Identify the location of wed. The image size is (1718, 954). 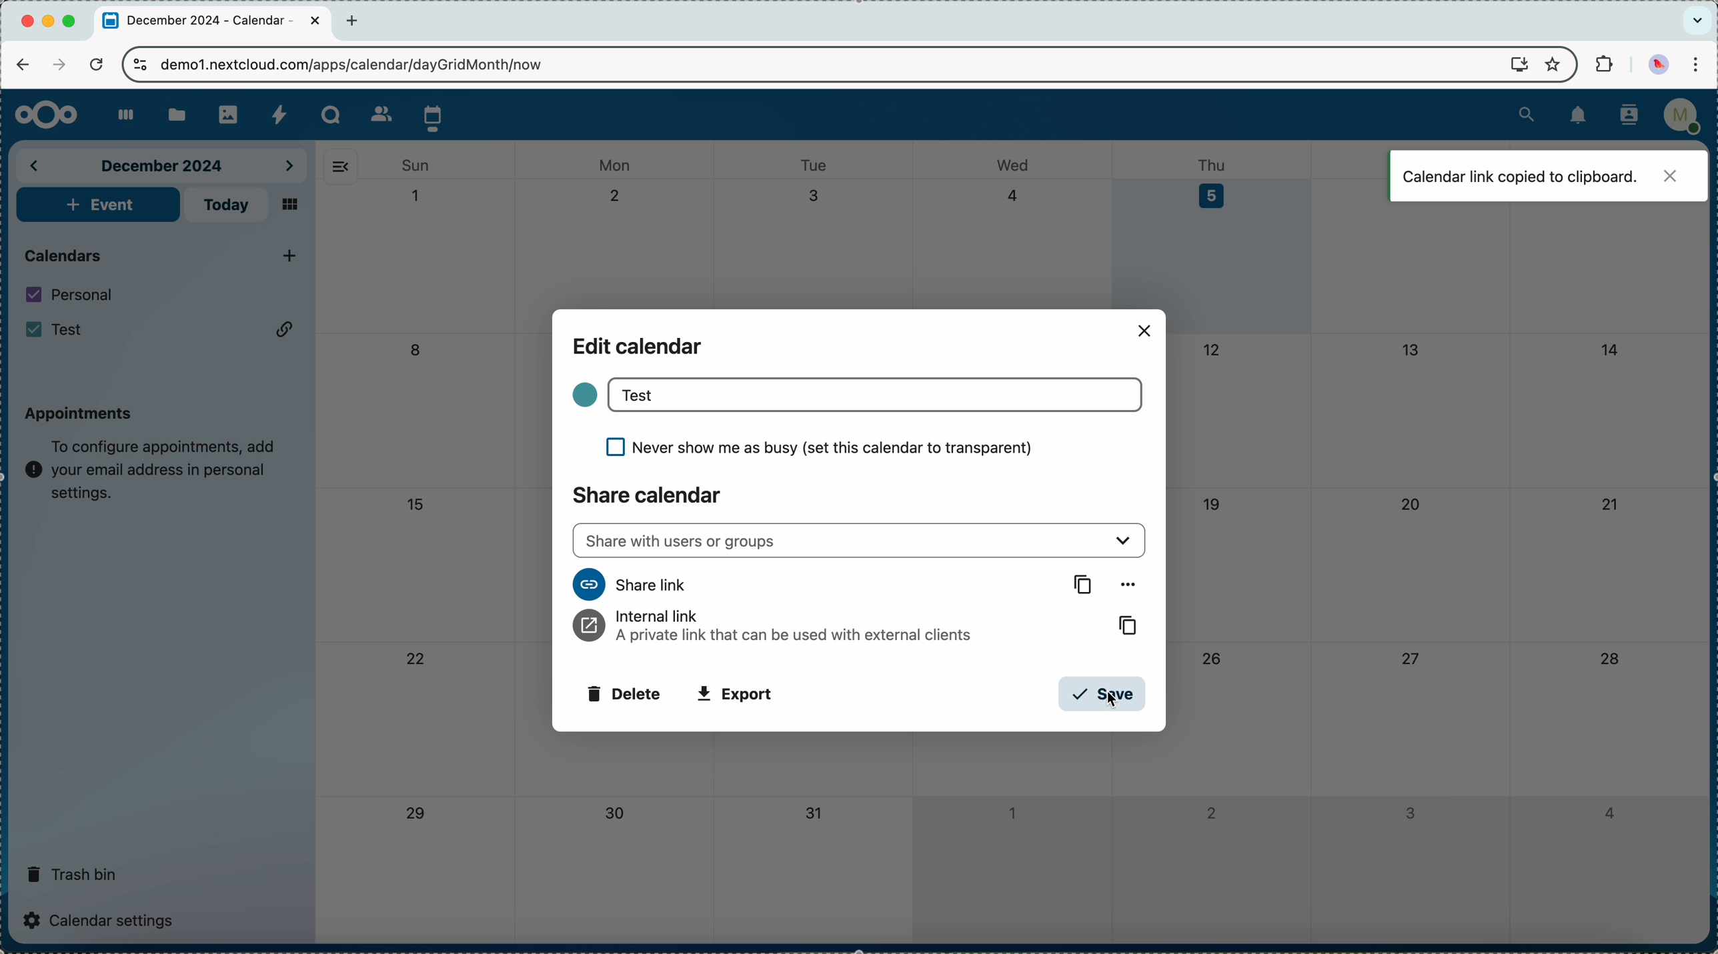
(1014, 165).